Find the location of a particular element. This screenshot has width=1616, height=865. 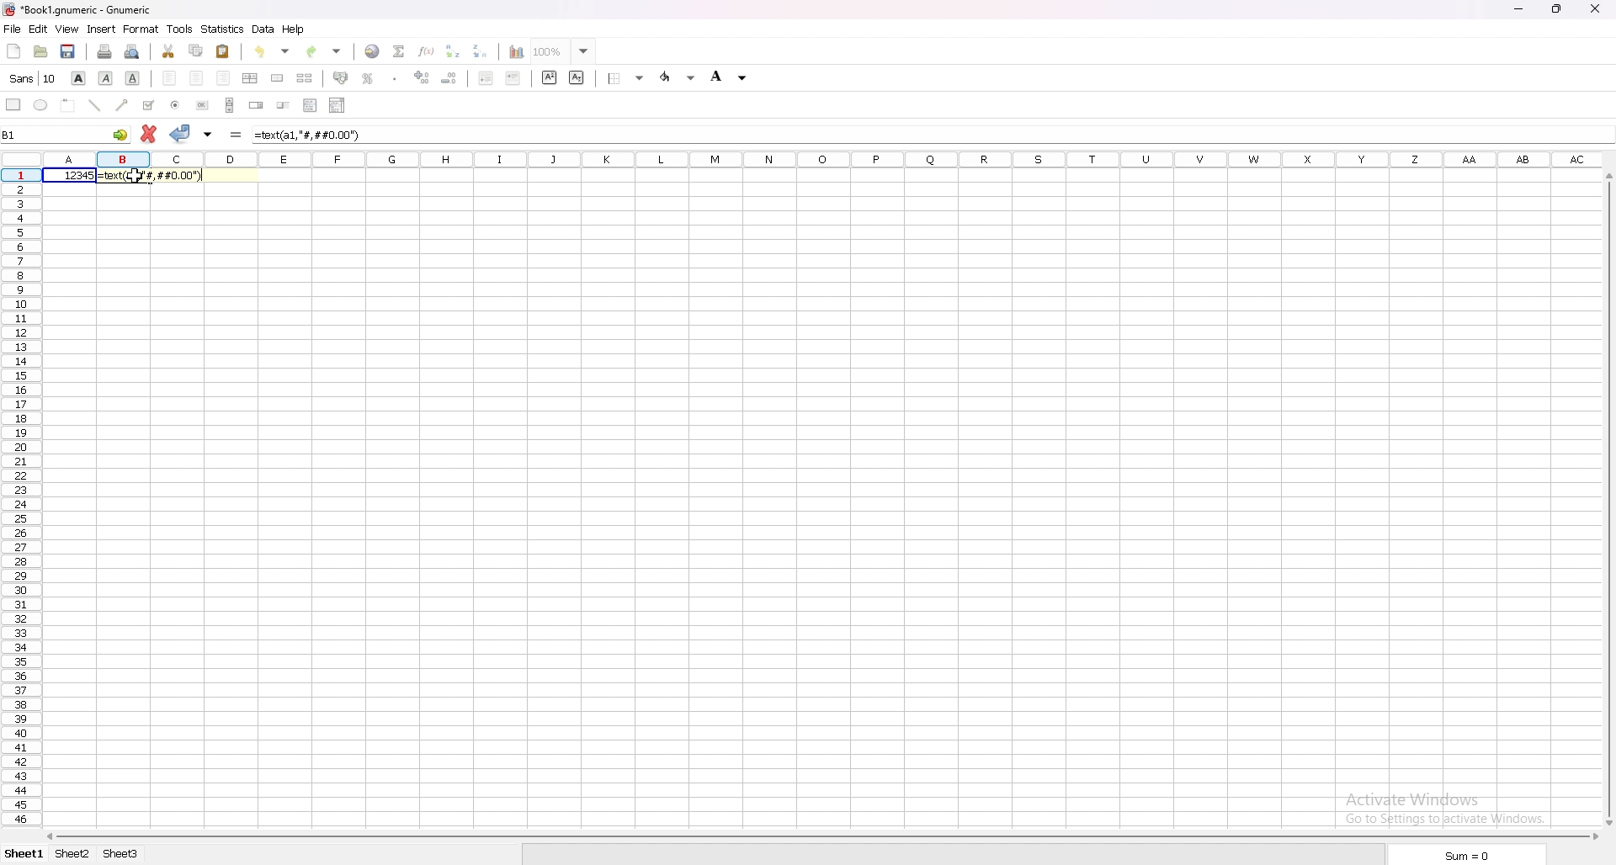

centre is located at coordinates (199, 78).